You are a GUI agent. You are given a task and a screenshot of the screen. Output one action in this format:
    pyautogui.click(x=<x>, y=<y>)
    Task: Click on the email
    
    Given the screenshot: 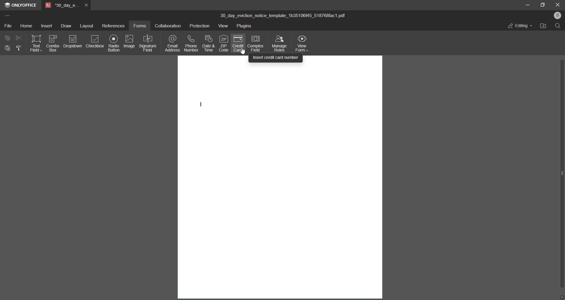 What is the action you would take?
    pyautogui.click(x=171, y=43)
    